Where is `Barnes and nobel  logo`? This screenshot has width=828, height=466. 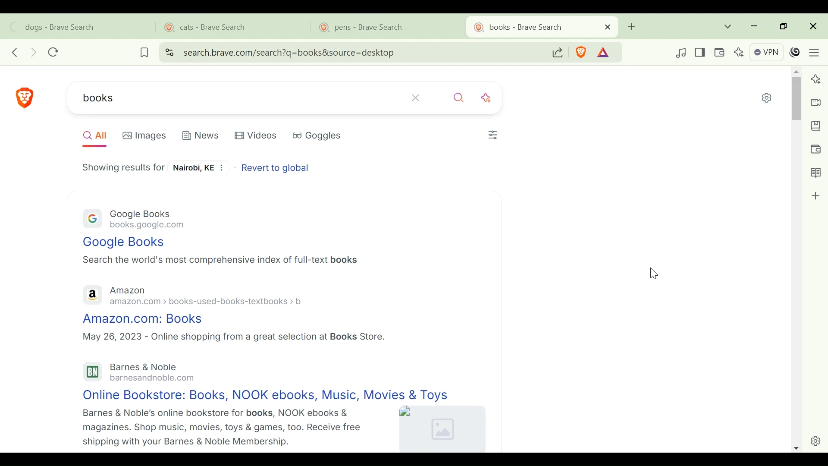 Barnes and nobel  logo is located at coordinates (88, 372).